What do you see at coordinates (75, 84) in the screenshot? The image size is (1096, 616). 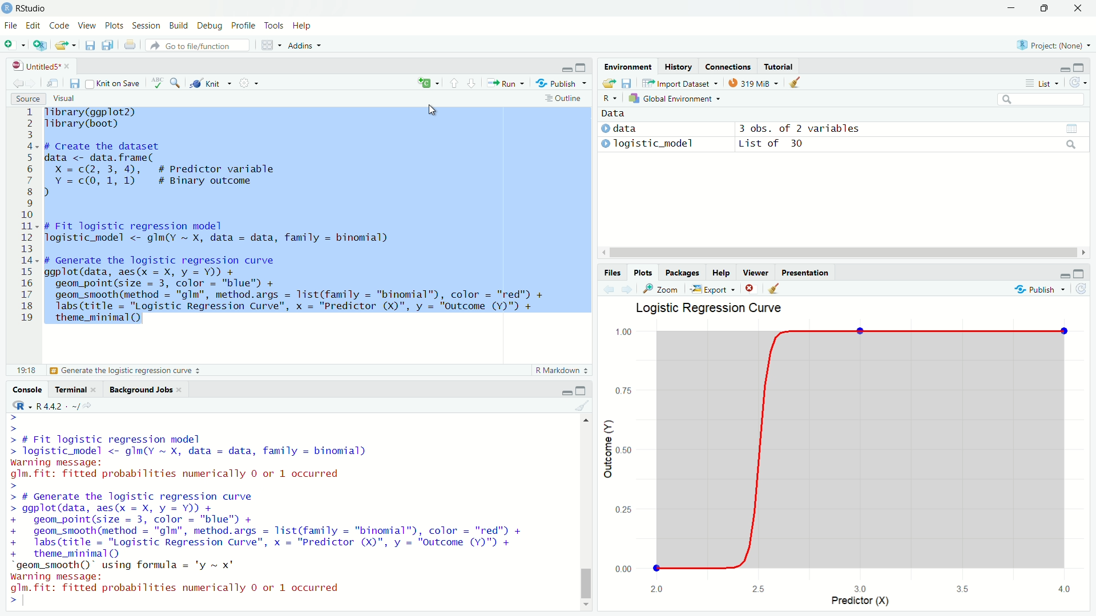 I see `Save current document` at bounding box center [75, 84].